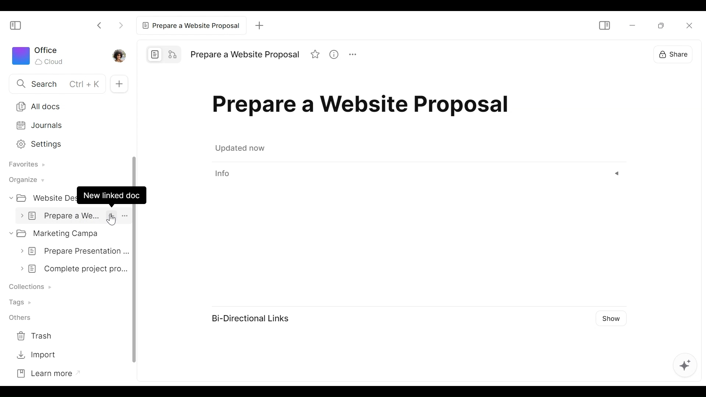 Image resolution: width=706 pixels, height=397 pixels. What do you see at coordinates (259, 26) in the screenshot?
I see `Add new tab` at bounding box center [259, 26].